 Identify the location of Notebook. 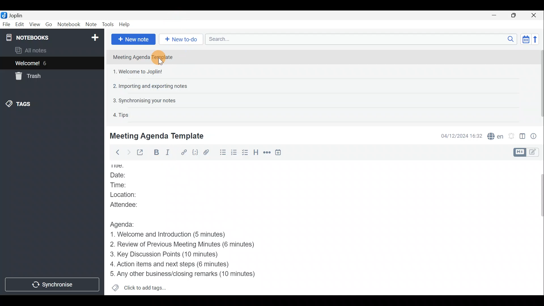
(68, 24).